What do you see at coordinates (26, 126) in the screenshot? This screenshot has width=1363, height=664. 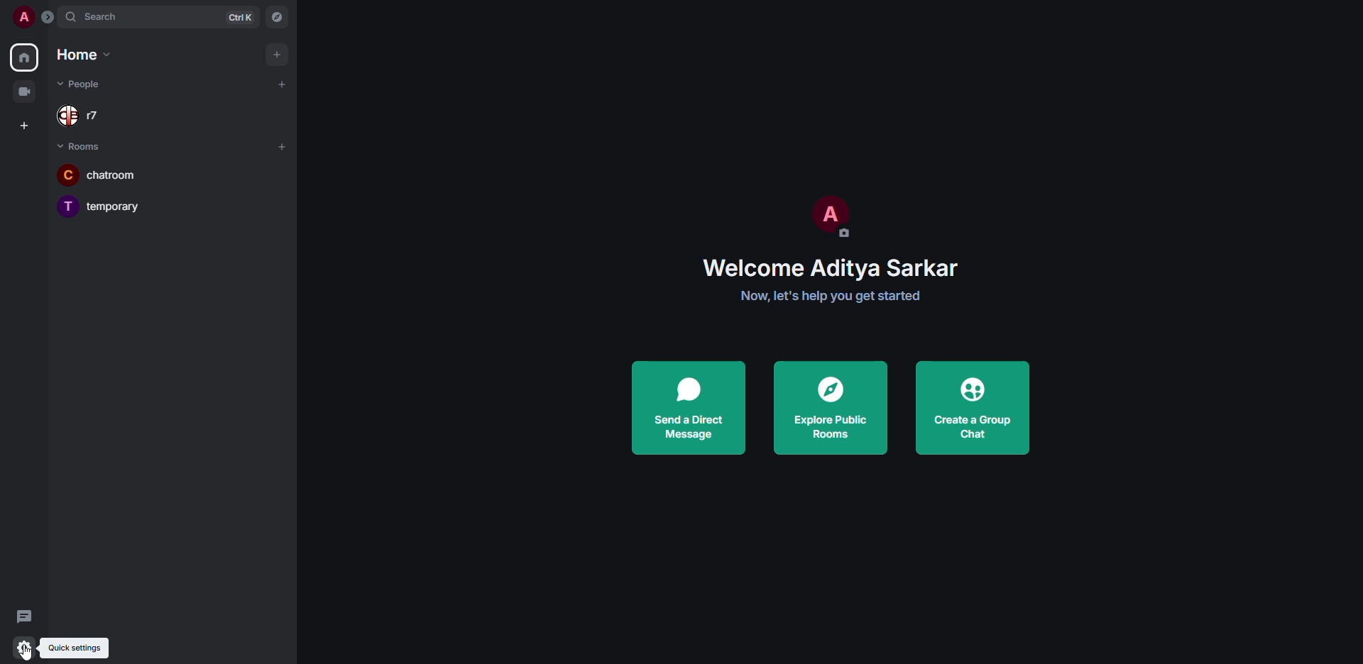 I see `create space` at bounding box center [26, 126].